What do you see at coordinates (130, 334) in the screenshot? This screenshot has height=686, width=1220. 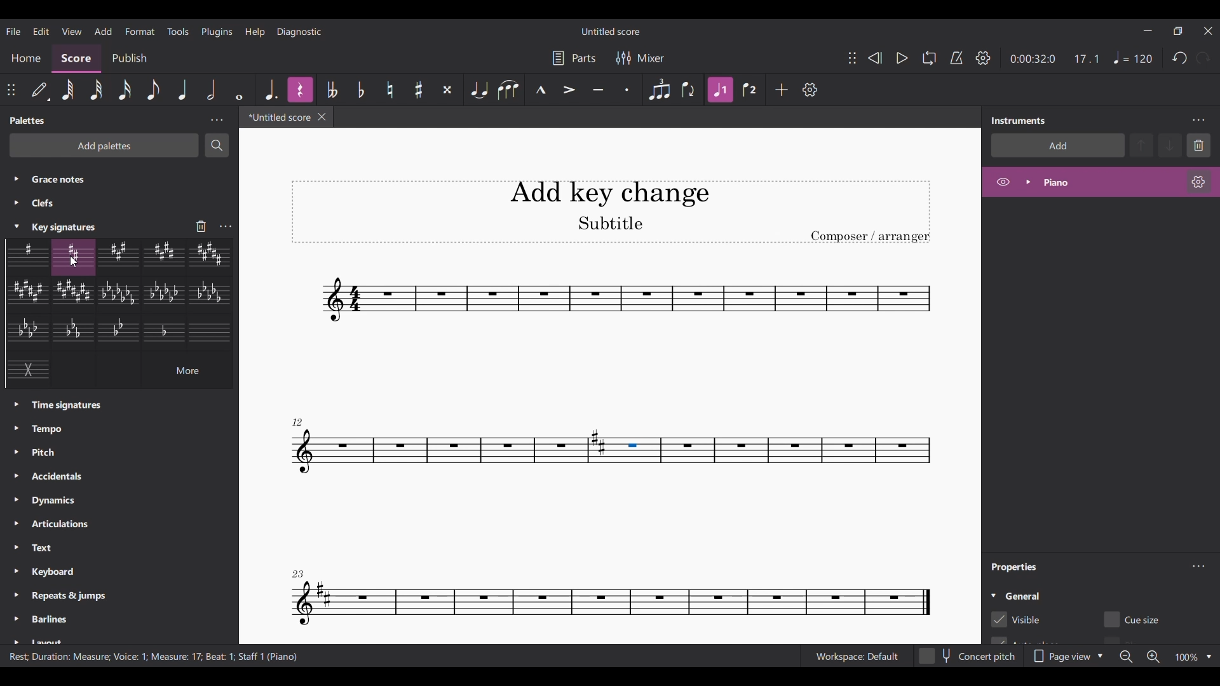 I see `Key signature options` at bounding box center [130, 334].